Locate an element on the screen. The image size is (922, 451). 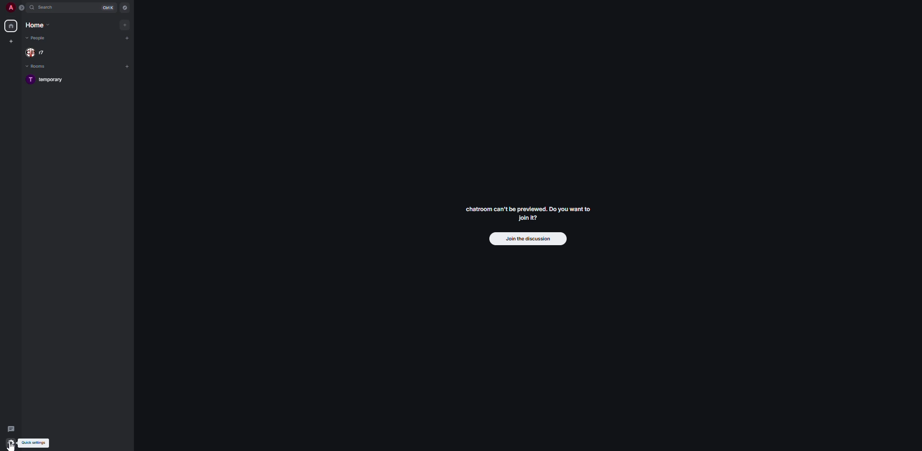
rooms is located at coordinates (36, 67).